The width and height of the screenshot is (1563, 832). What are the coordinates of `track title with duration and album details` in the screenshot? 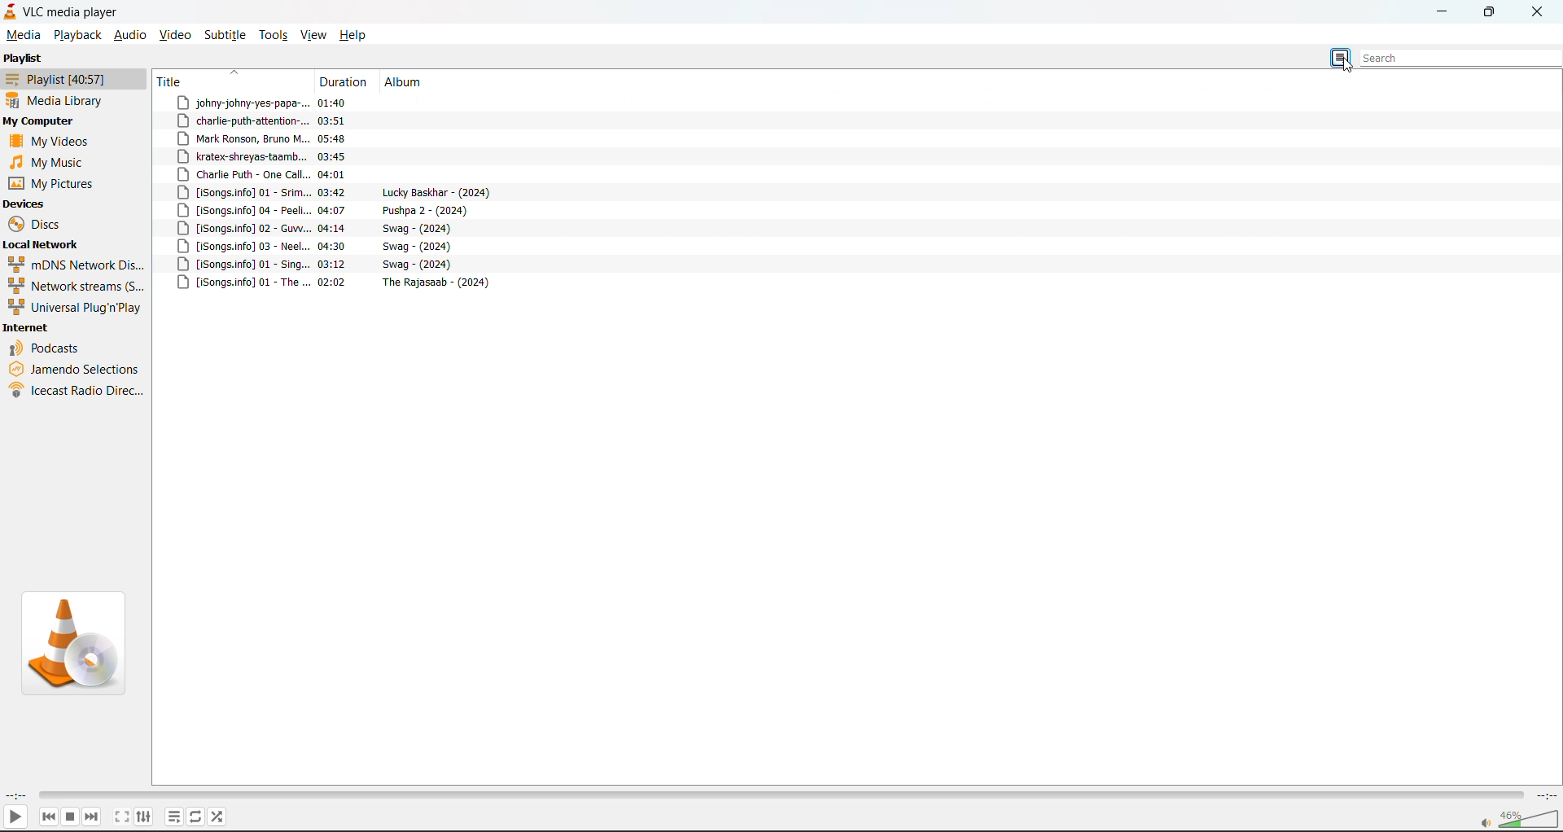 It's located at (303, 120).